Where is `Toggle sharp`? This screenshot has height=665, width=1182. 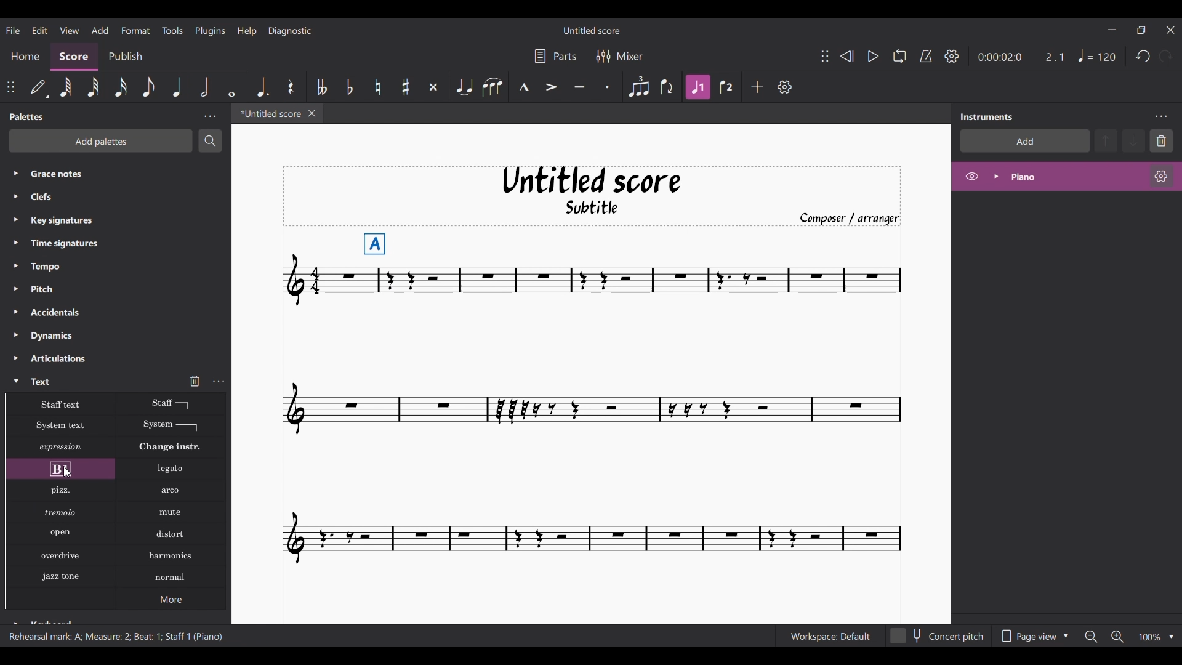 Toggle sharp is located at coordinates (406, 87).